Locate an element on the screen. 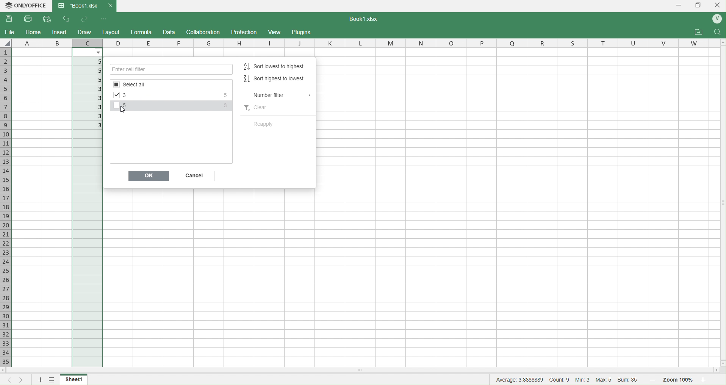 This screenshot has width=726, height=385. Home is located at coordinates (33, 32).